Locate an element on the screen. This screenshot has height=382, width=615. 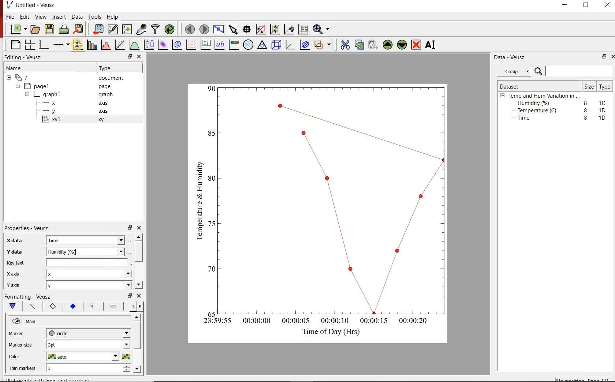
error bar line is located at coordinates (93, 306).